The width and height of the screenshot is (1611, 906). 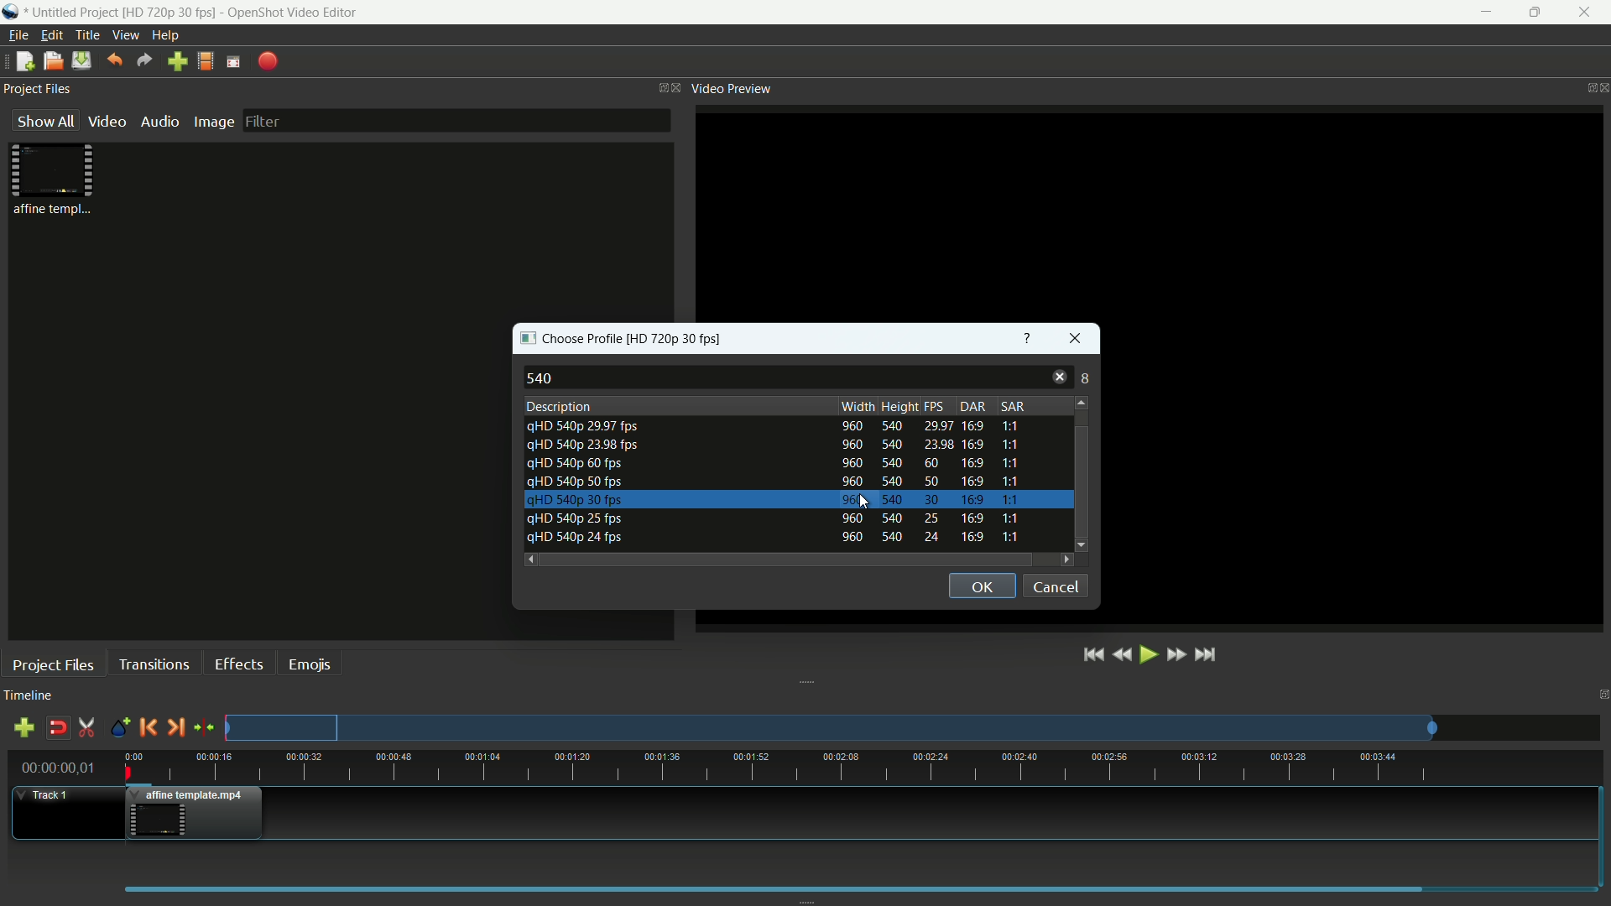 What do you see at coordinates (87, 727) in the screenshot?
I see `enable razor` at bounding box center [87, 727].